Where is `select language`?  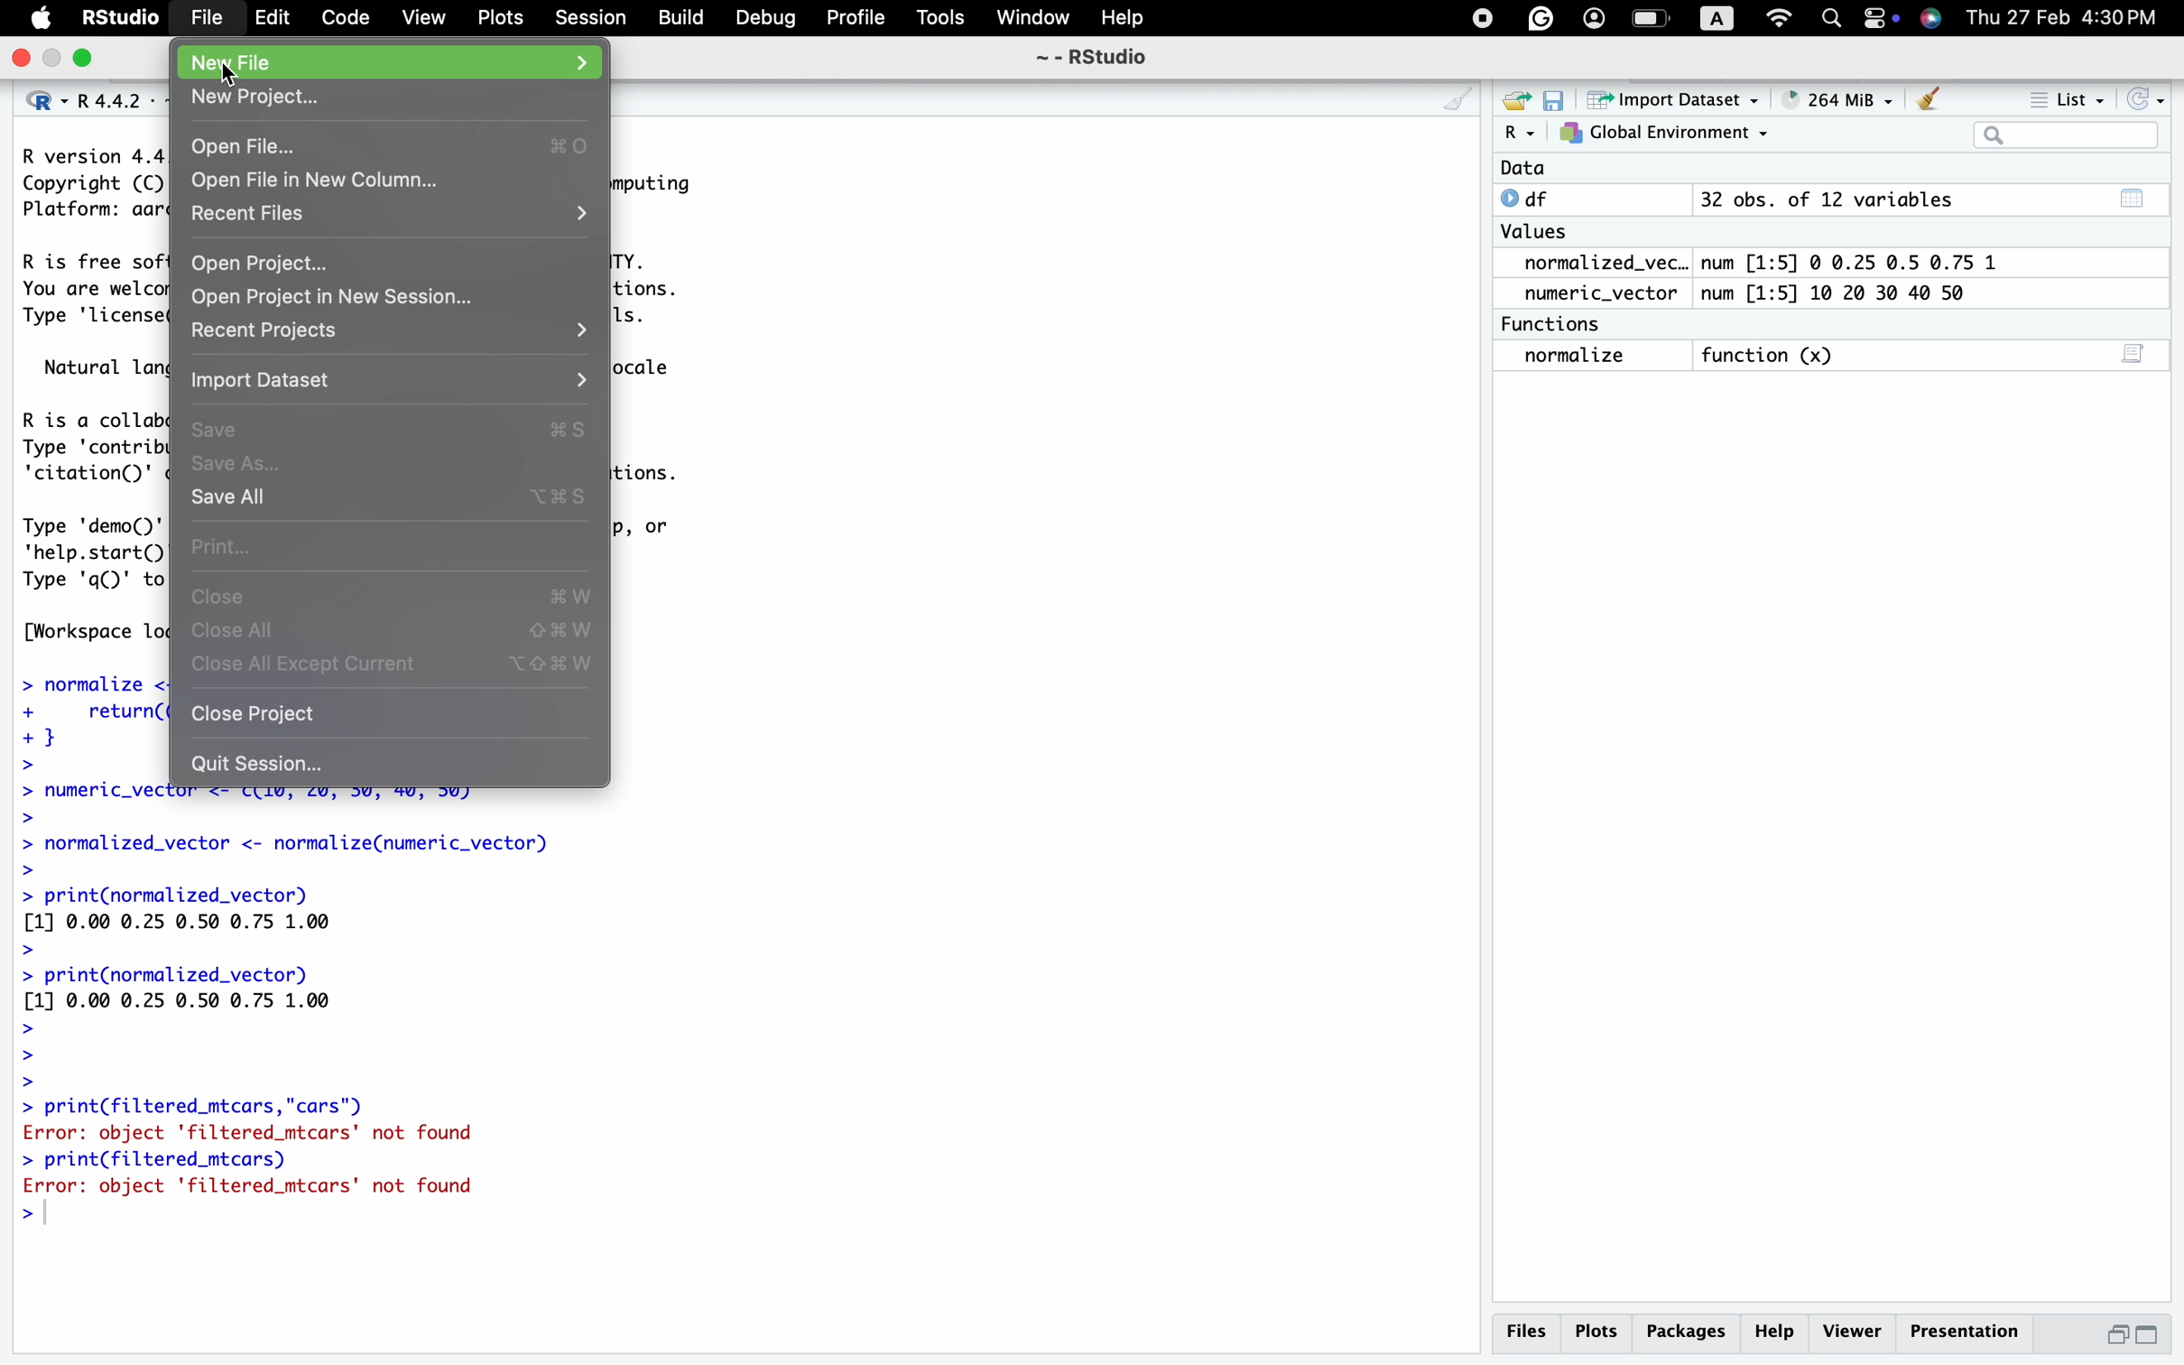
select language is located at coordinates (1520, 134).